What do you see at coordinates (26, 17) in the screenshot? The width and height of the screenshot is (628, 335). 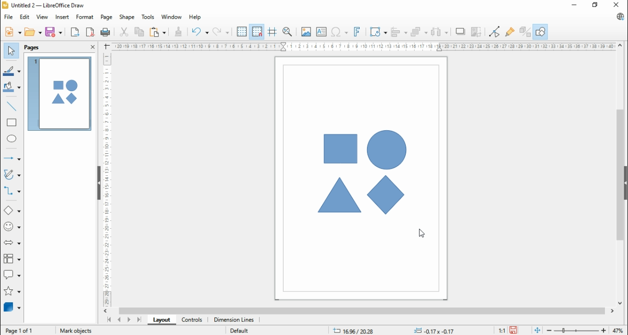 I see `edit` at bounding box center [26, 17].